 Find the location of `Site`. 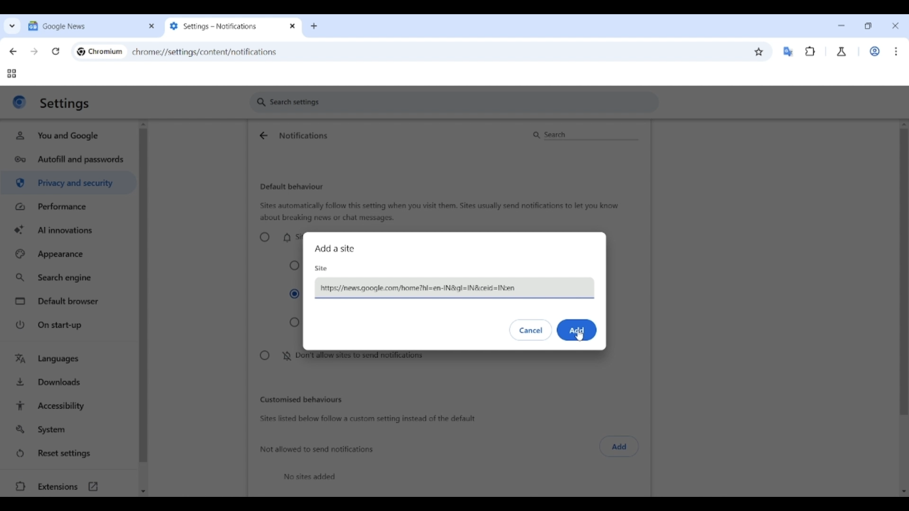

Site is located at coordinates (321, 268).